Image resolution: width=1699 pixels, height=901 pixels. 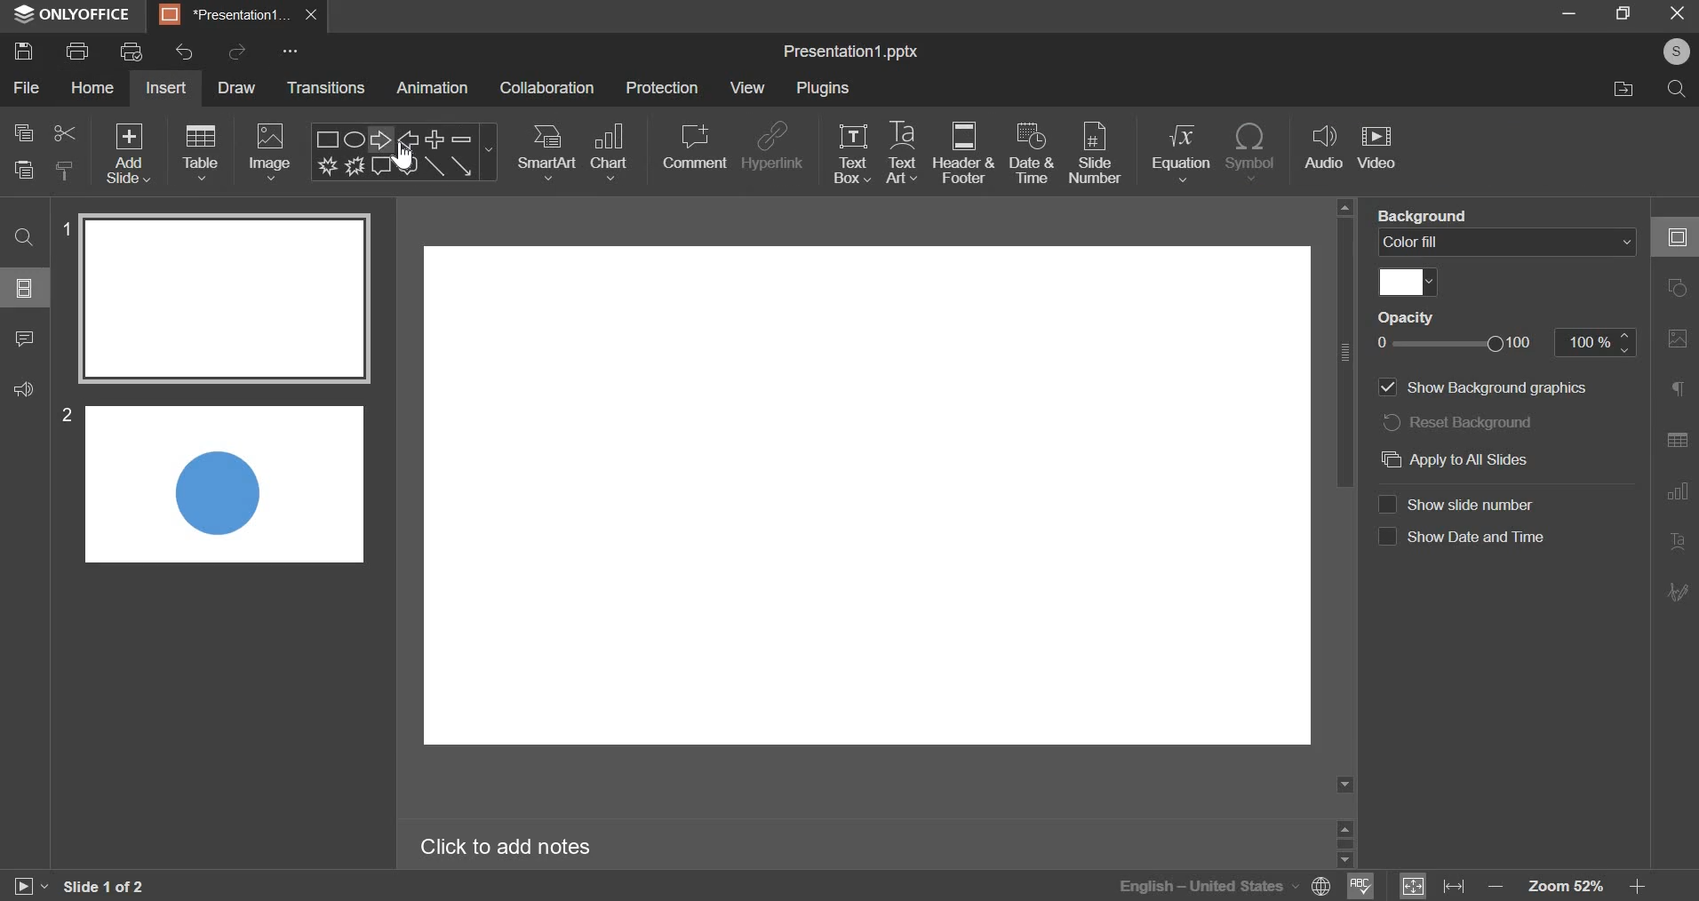 What do you see at coordinates (696, 147) in the screenshot?
I see `comment` at bounding box center [696, 147].